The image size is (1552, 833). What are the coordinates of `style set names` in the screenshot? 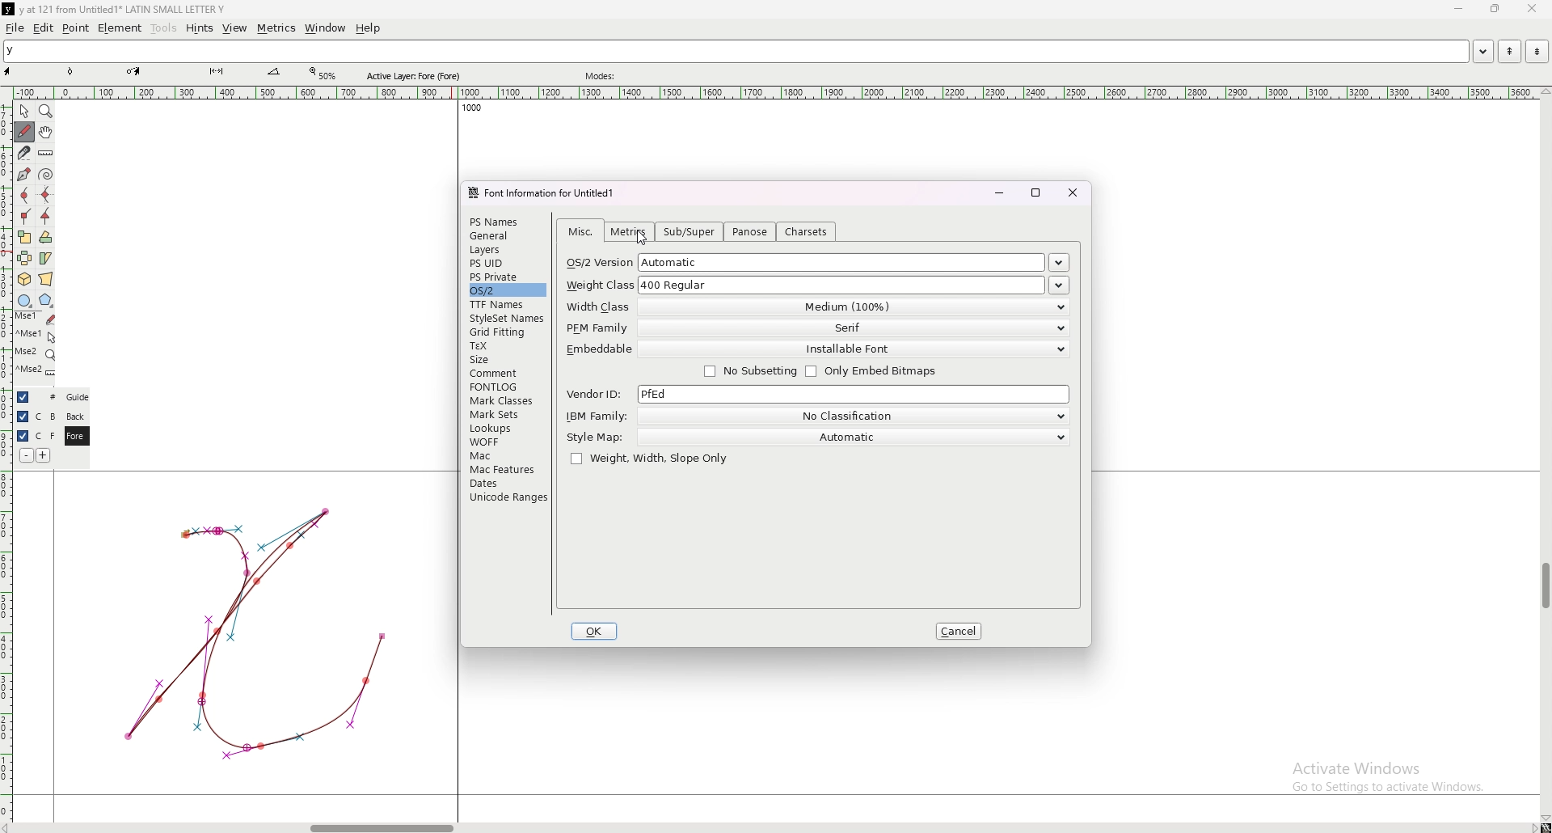 It's located at (505, 319).